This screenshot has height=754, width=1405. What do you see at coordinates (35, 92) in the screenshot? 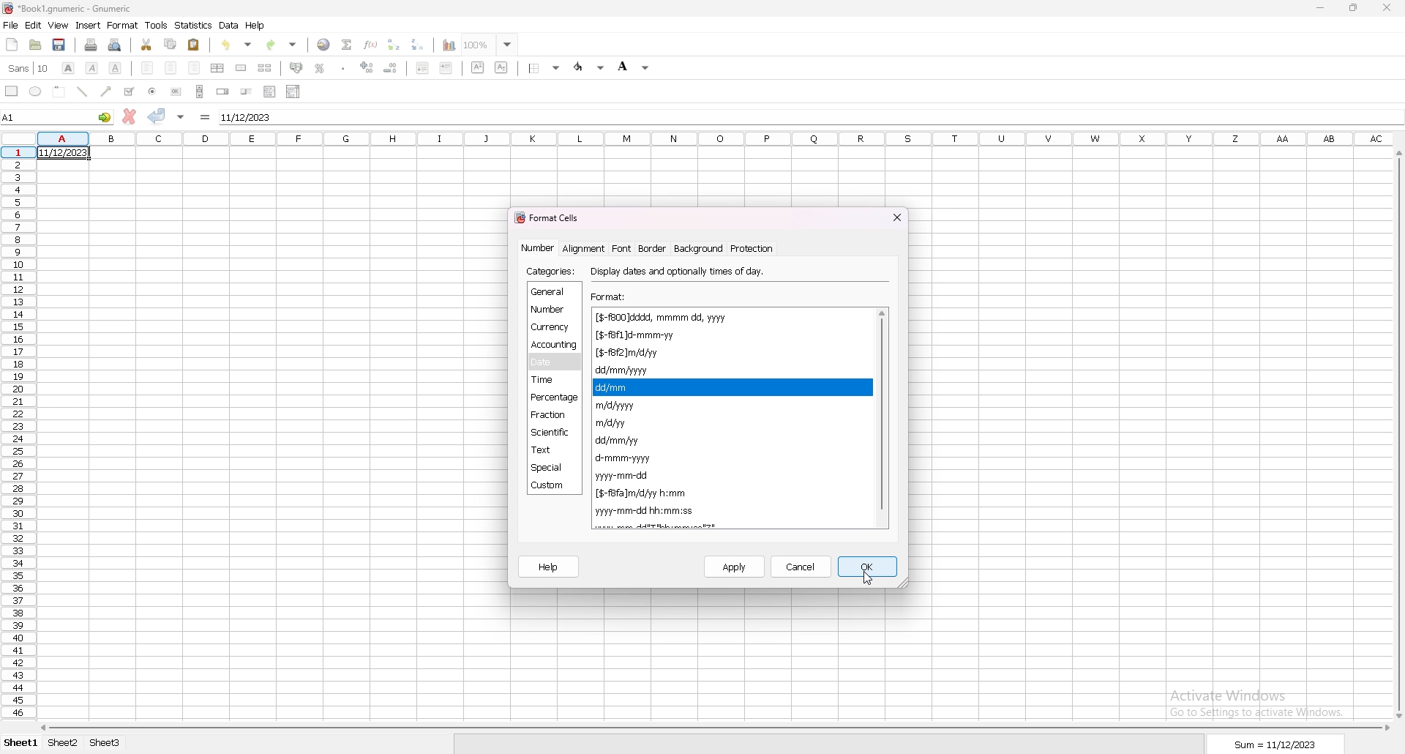
I see `ellipse` at bounding box center [35, 92].